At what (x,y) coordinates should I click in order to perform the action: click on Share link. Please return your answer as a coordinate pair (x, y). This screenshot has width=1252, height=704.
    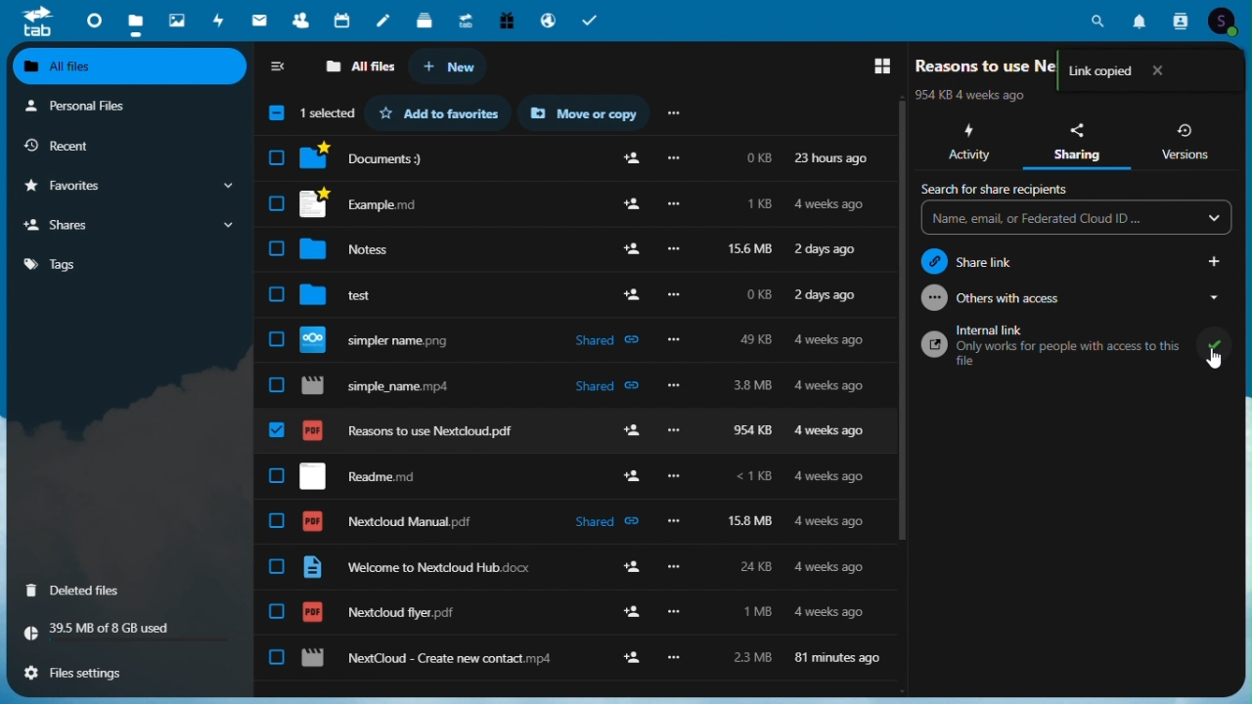
    Looking at the image, I should click on (1074, 260).